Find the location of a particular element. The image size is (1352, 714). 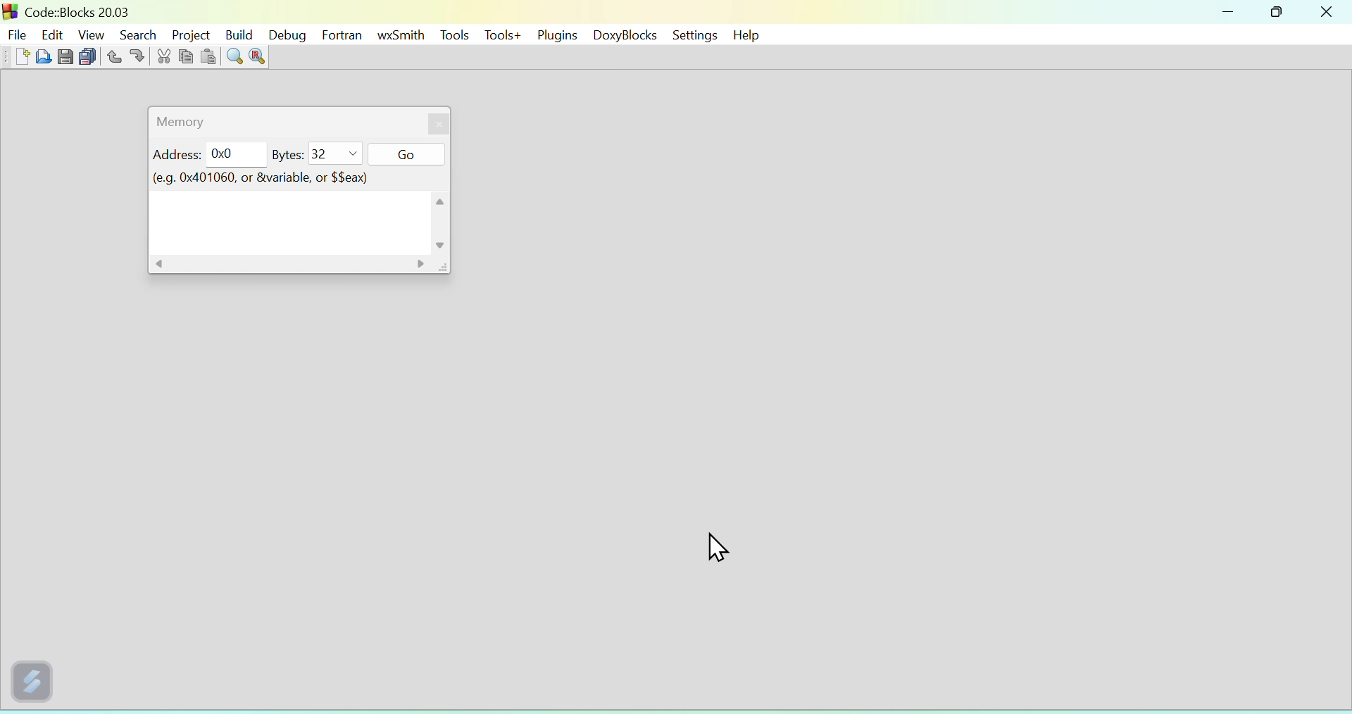

undo is located at coordinates (111, 56).